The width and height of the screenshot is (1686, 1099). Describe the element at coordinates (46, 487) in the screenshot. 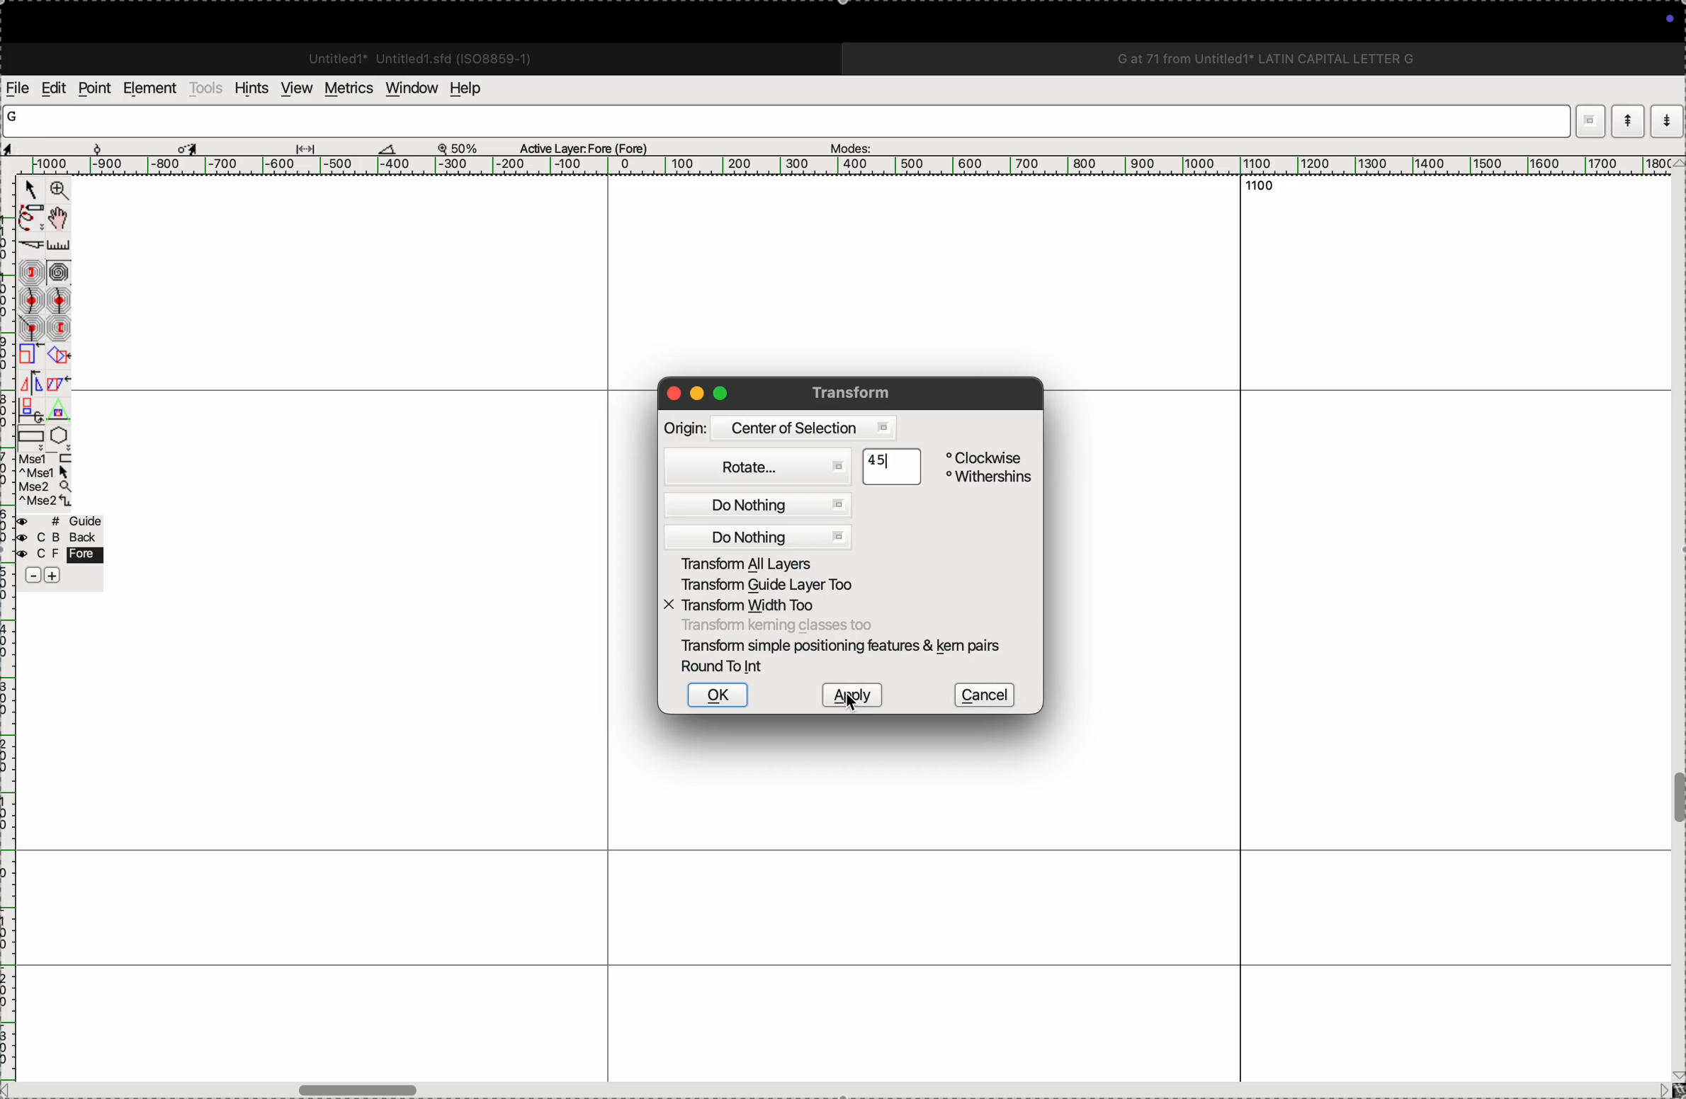

I see `mouse wheel button` at that location.